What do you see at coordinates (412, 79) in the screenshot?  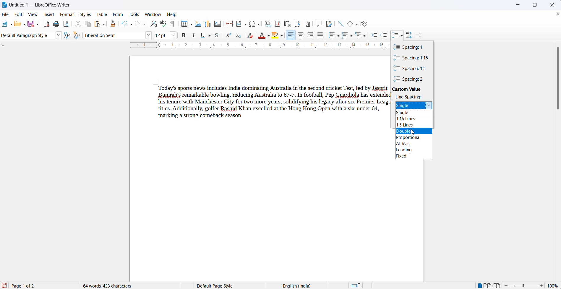 I see `spacing value 2` at bounding box center [412, 79].